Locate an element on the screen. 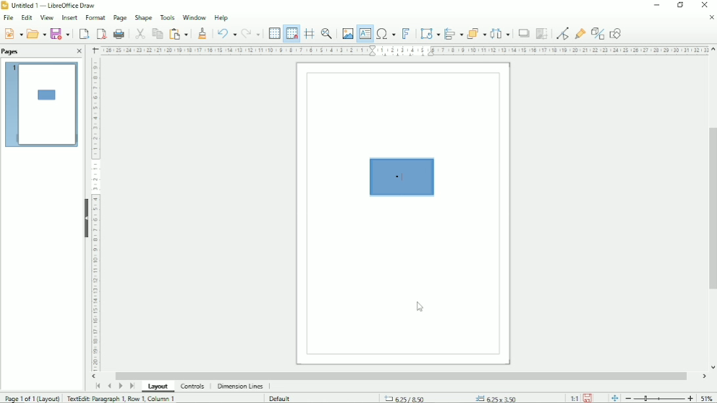  Edit is located at coordinates (28, 17).